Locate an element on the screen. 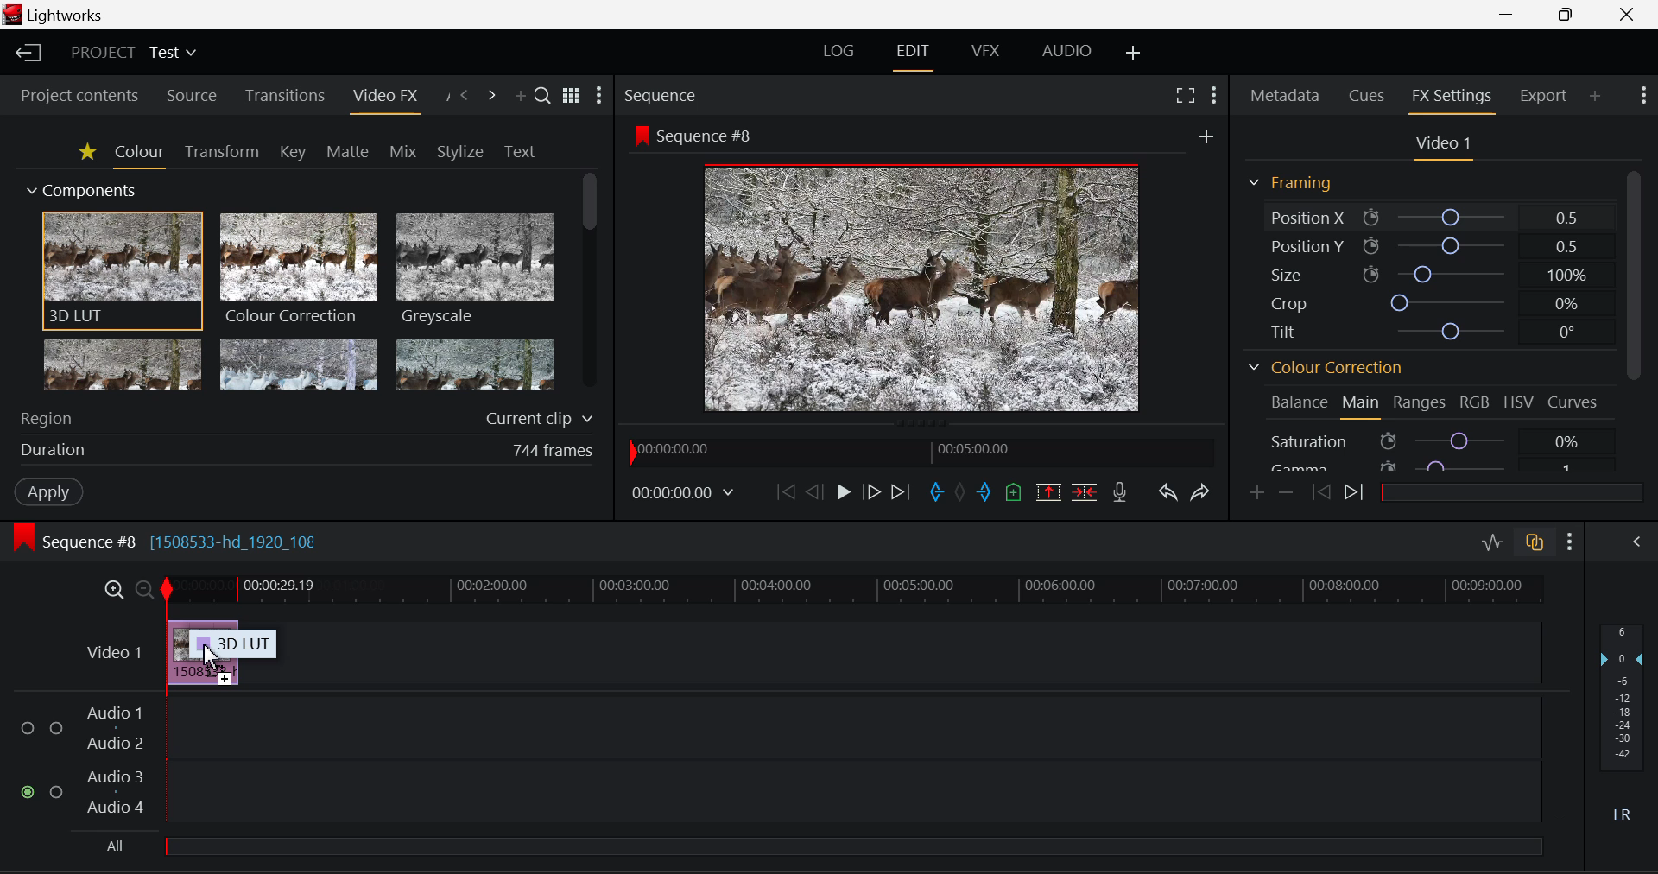 The width and height of the screenshot is (1658, 874). Project Timeline is located at coordinates (856, 592).